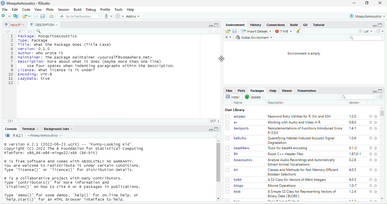 Image resolution: width=387 pixels, height=204 pixels. I want to click on help, so click(370, 192).